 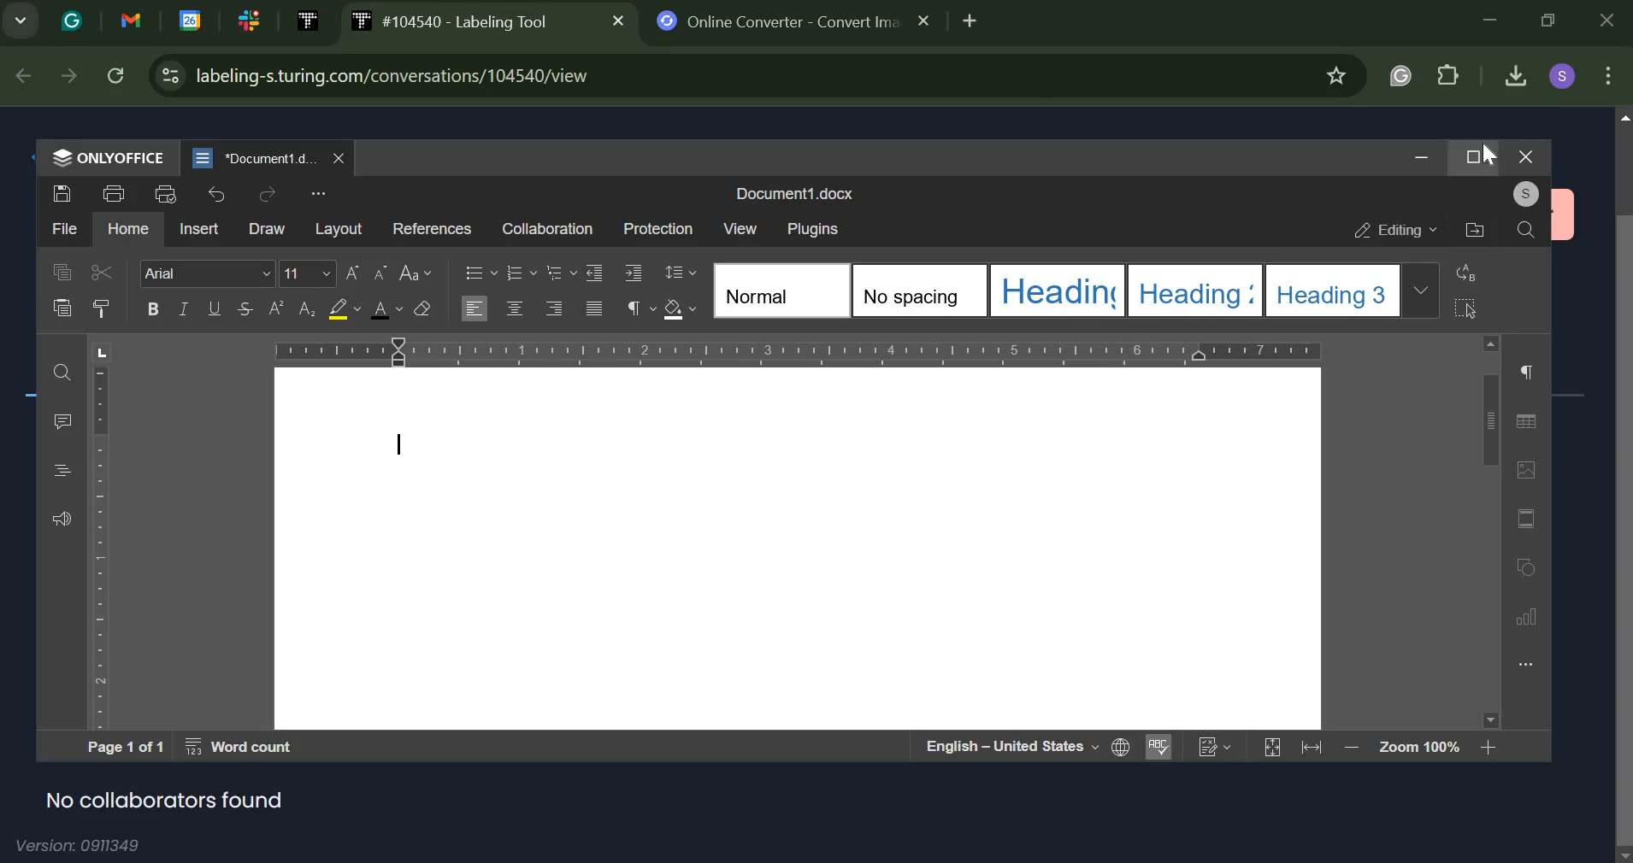 I want to click on web preferences , so click(x=168, y=76).